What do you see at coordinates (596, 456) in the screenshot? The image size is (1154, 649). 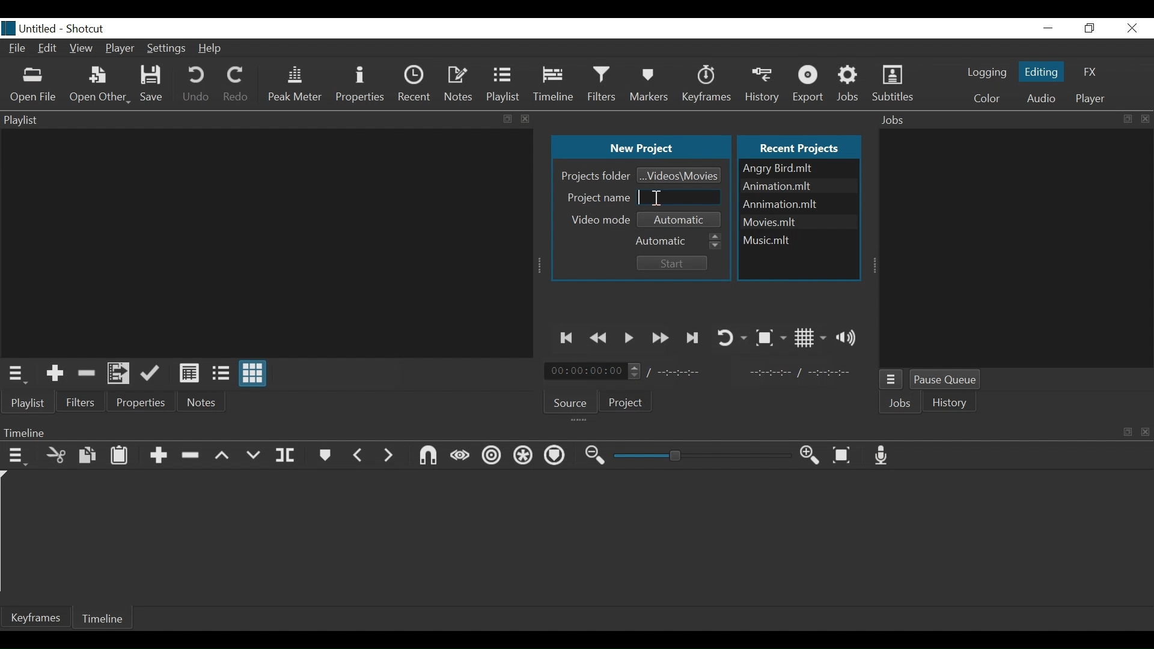 I see `Zoom timeline out` at bounding box center [596, 456].